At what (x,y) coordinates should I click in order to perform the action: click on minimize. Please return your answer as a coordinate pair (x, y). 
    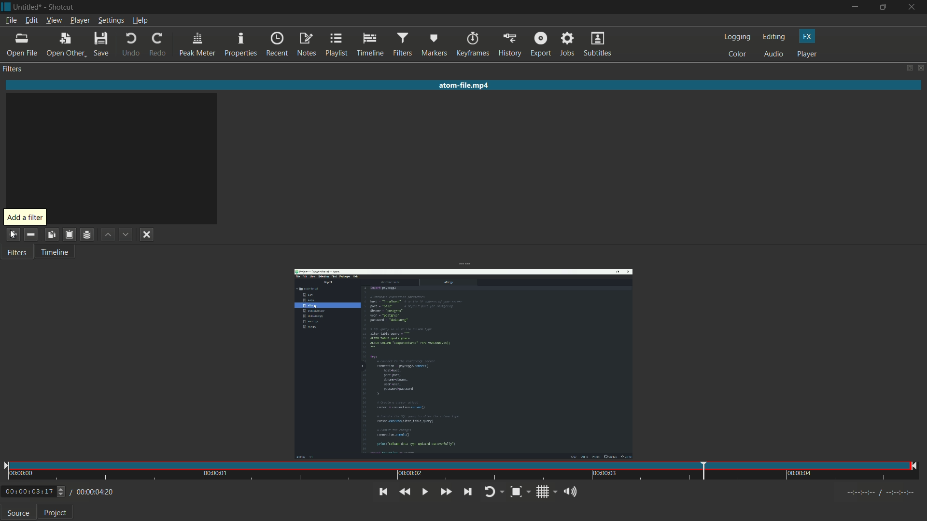
    Looking at the image, I should click on (856, 7).